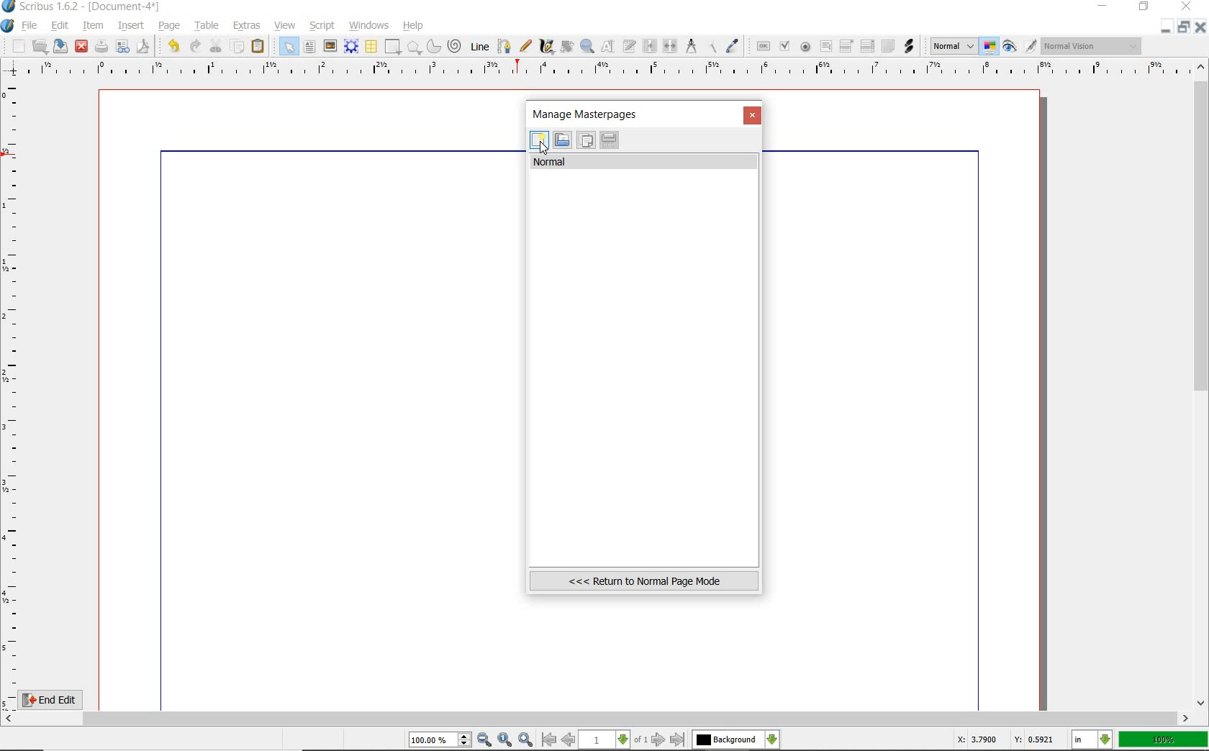 The width and height of the screenshot is (1209, 751). What do you see at coordinates (13, 393) in the screenshot?
I see `ruler` at bounding box center [13, 393].